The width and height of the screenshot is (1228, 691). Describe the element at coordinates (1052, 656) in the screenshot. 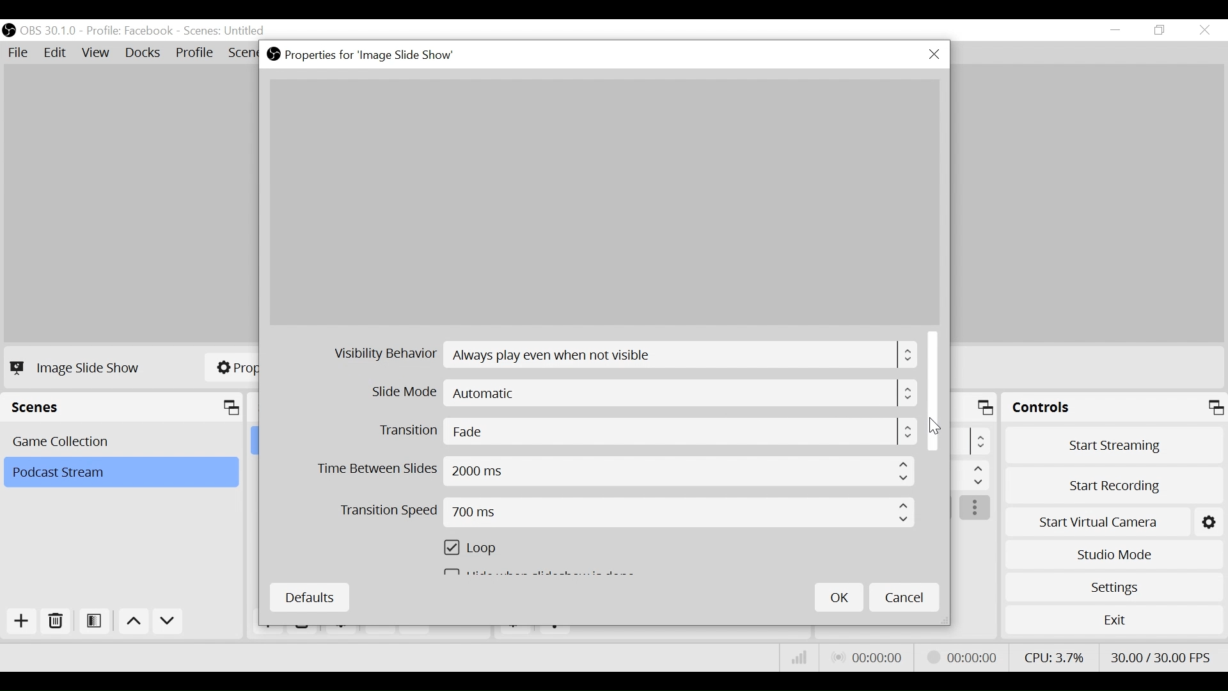

I see `CPU Usage` at that location.